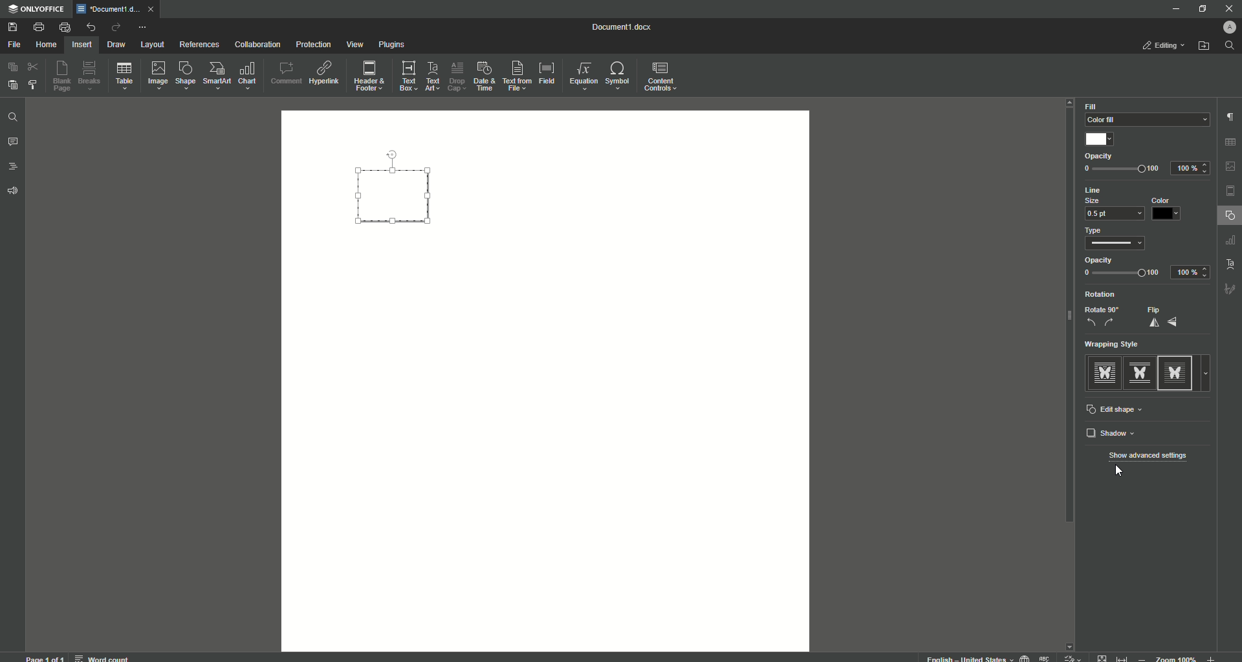  I want to click on 100%, so click(1190, 273).